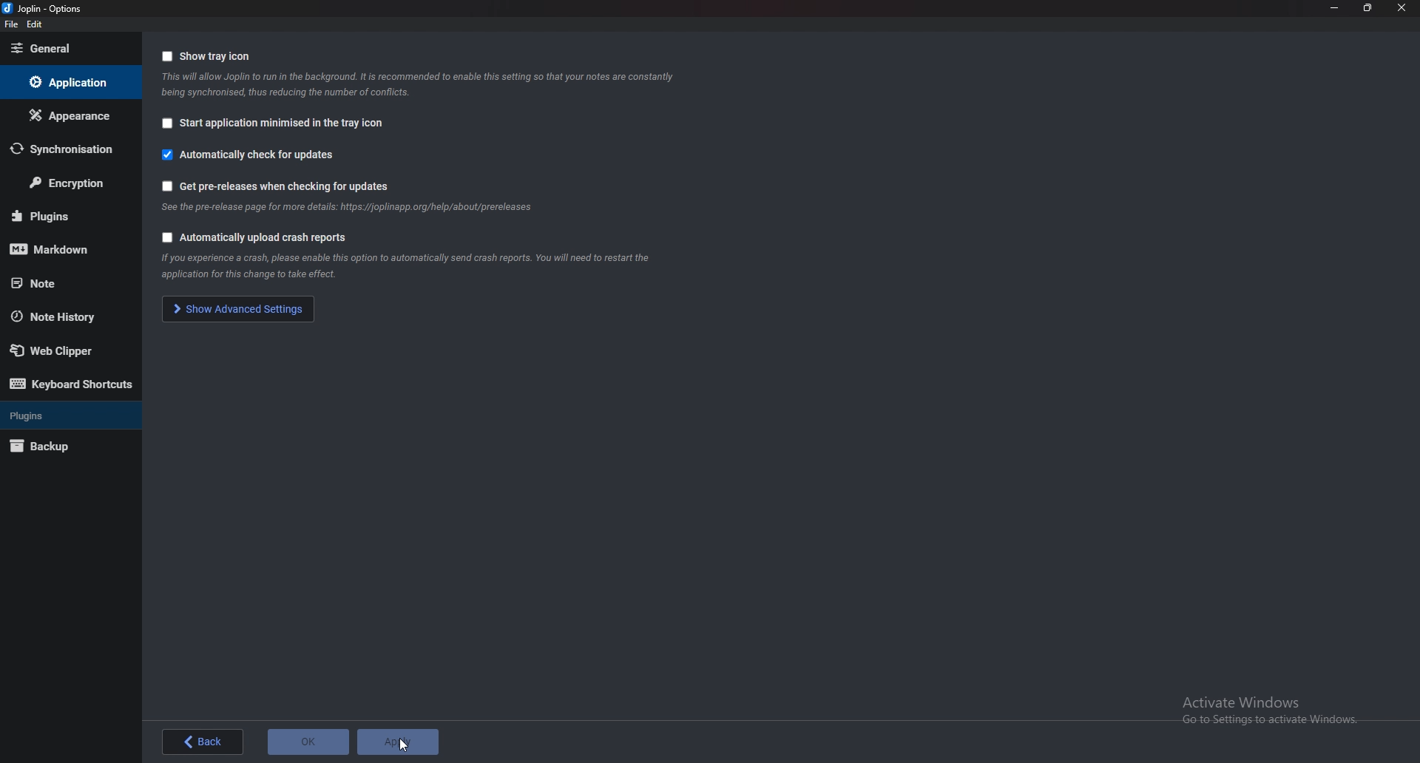 This screenshot has height=763, width=1420. What do you see at coordinates (67, 316) in the screenshot?
I see `Note history` at bounding box center [67, 316].